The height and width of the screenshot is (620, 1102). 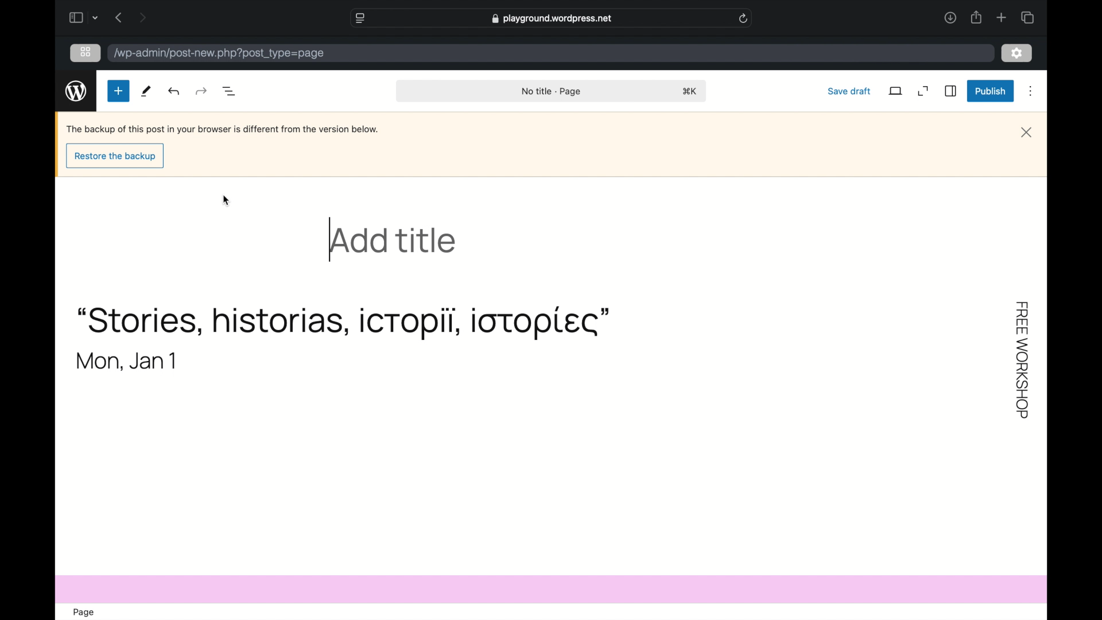 What do you see at coordinates (174, 92) in the screenshot?
I see `redo` at bounding box center [174, 92].